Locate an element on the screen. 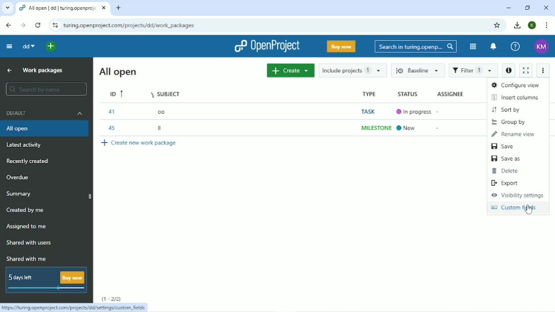  Custom fields is located at coordinates (515, 208).